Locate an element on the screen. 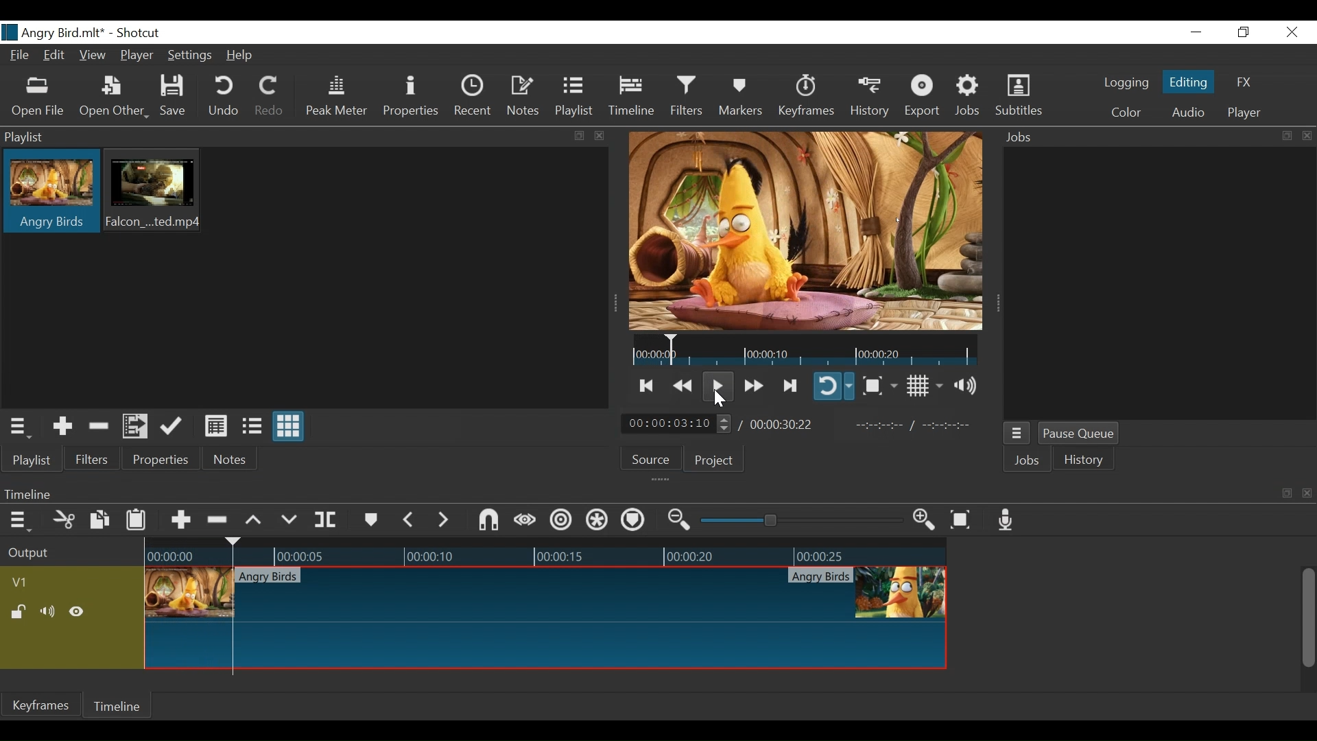  Ripple markers is located at coordinates (632, 521).